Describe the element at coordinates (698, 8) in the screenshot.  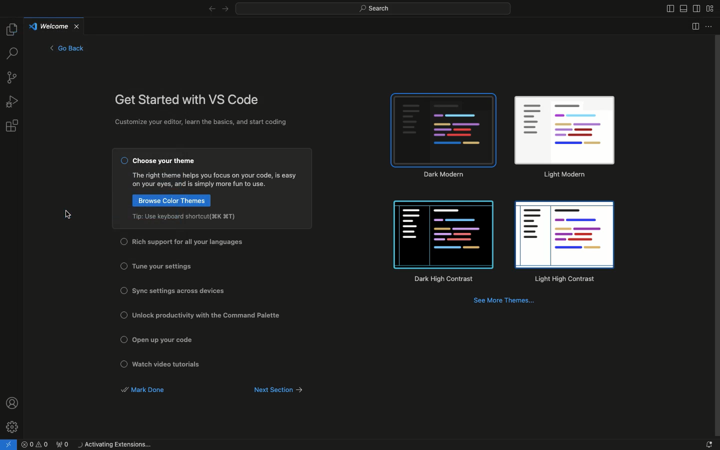
I see `secondary side bar` at that location.